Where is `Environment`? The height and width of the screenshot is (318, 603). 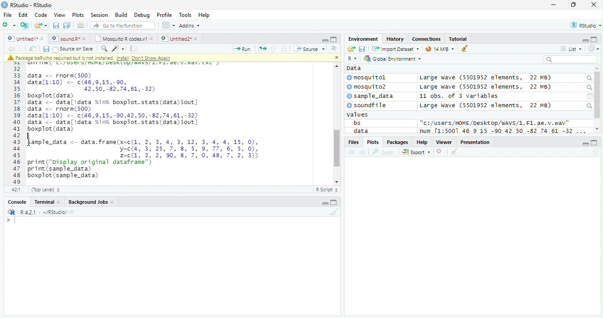
Environment is located at coordinates (363, 39).